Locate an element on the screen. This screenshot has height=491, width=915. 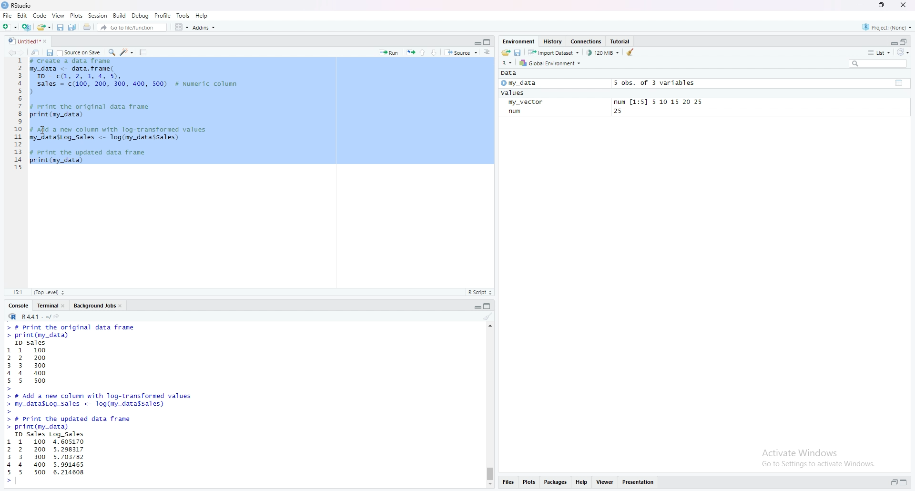
Session is located at coordinates (96, 15).